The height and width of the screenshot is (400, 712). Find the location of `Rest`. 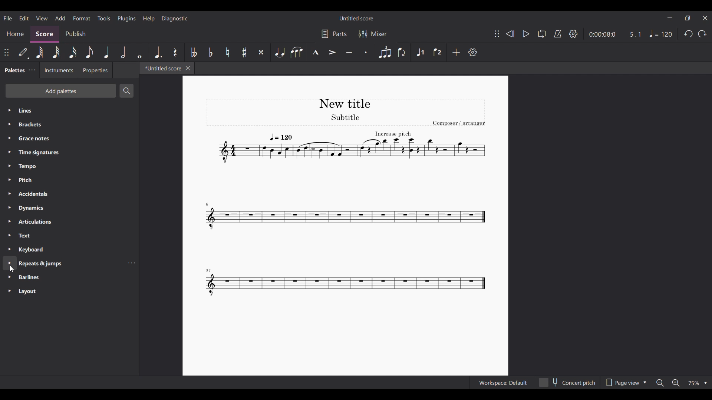

Rest is located at coordinates (175, 52).